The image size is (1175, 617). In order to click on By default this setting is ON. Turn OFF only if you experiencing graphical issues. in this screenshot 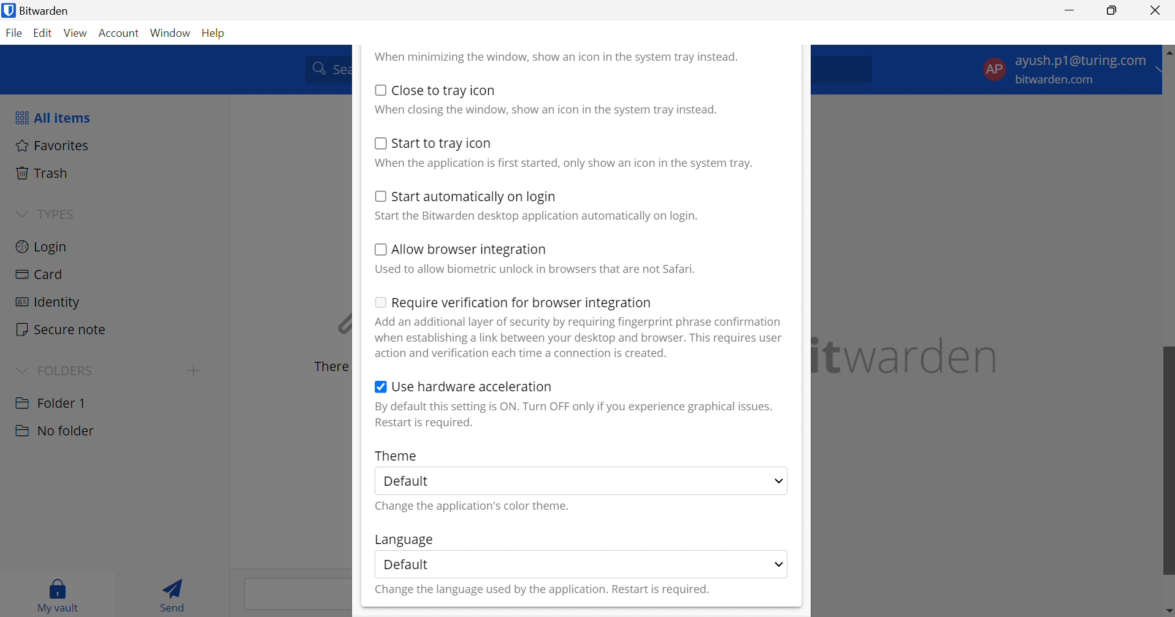, I will do `click(573, 407)`.